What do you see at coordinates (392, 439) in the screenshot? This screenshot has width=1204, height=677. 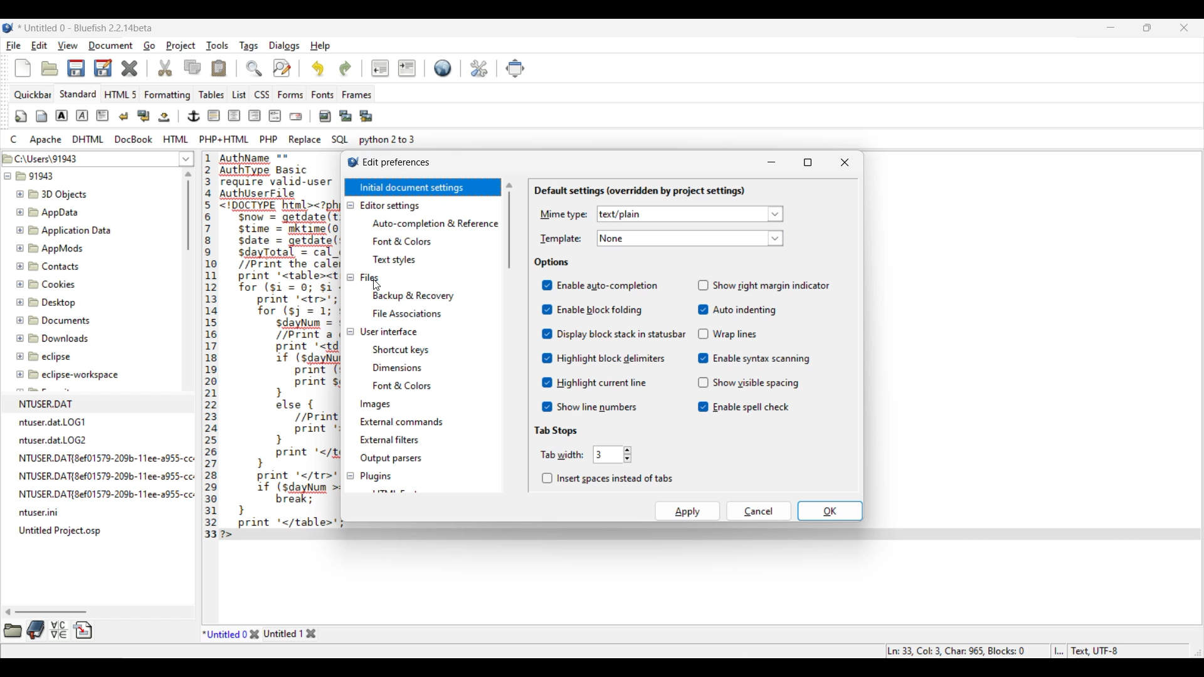 I see `External filters` at bounding box center [392, 439].